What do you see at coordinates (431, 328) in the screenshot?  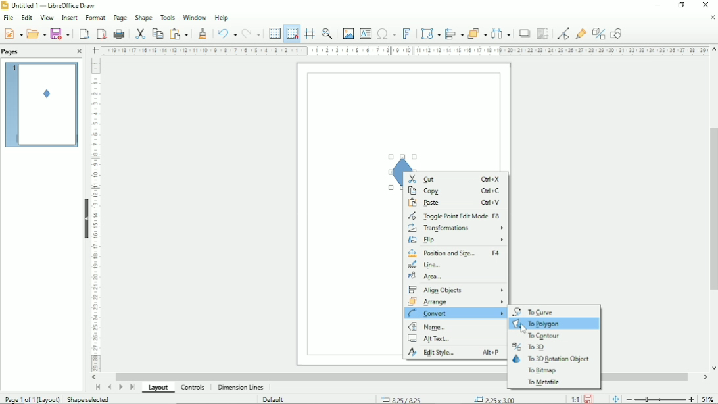 I see `Name` at bounding box center [431, 328].